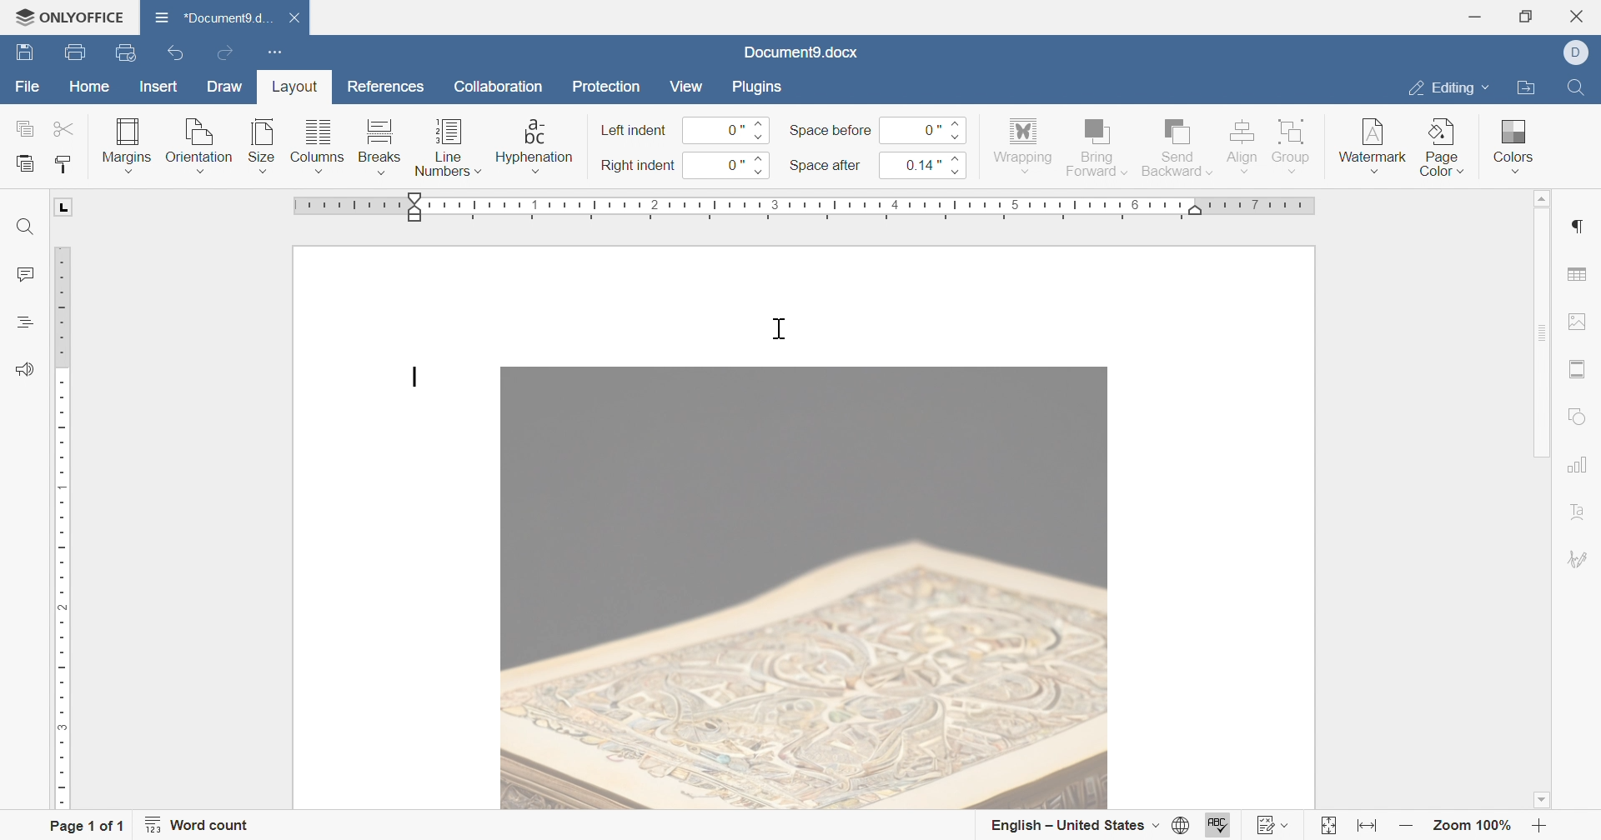  Describe the element at coordinates (1473, 17) in the screenshot. I see `minimize` at that location.